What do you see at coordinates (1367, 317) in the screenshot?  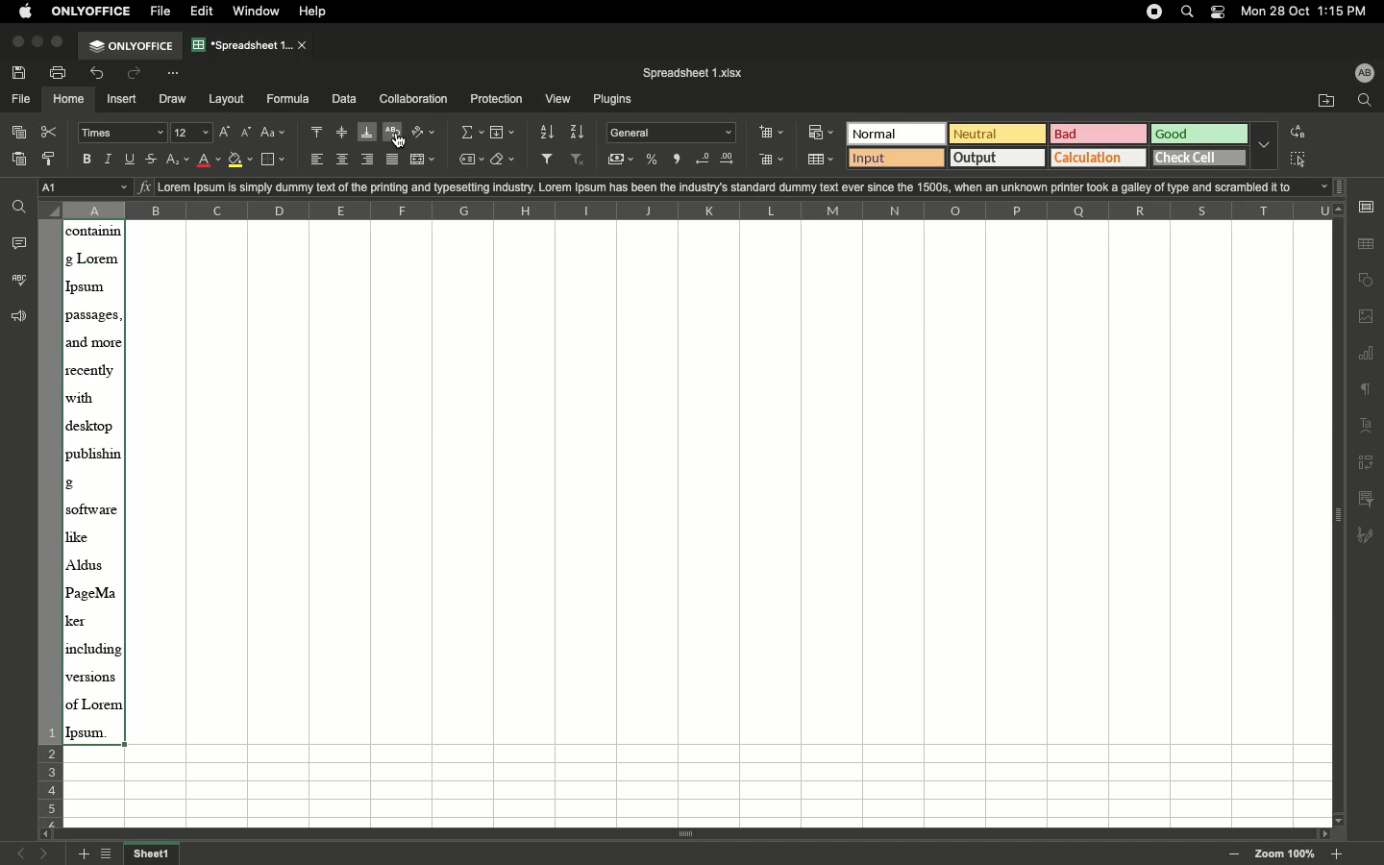 I see `image settings` at bounding box center [1367, 317].